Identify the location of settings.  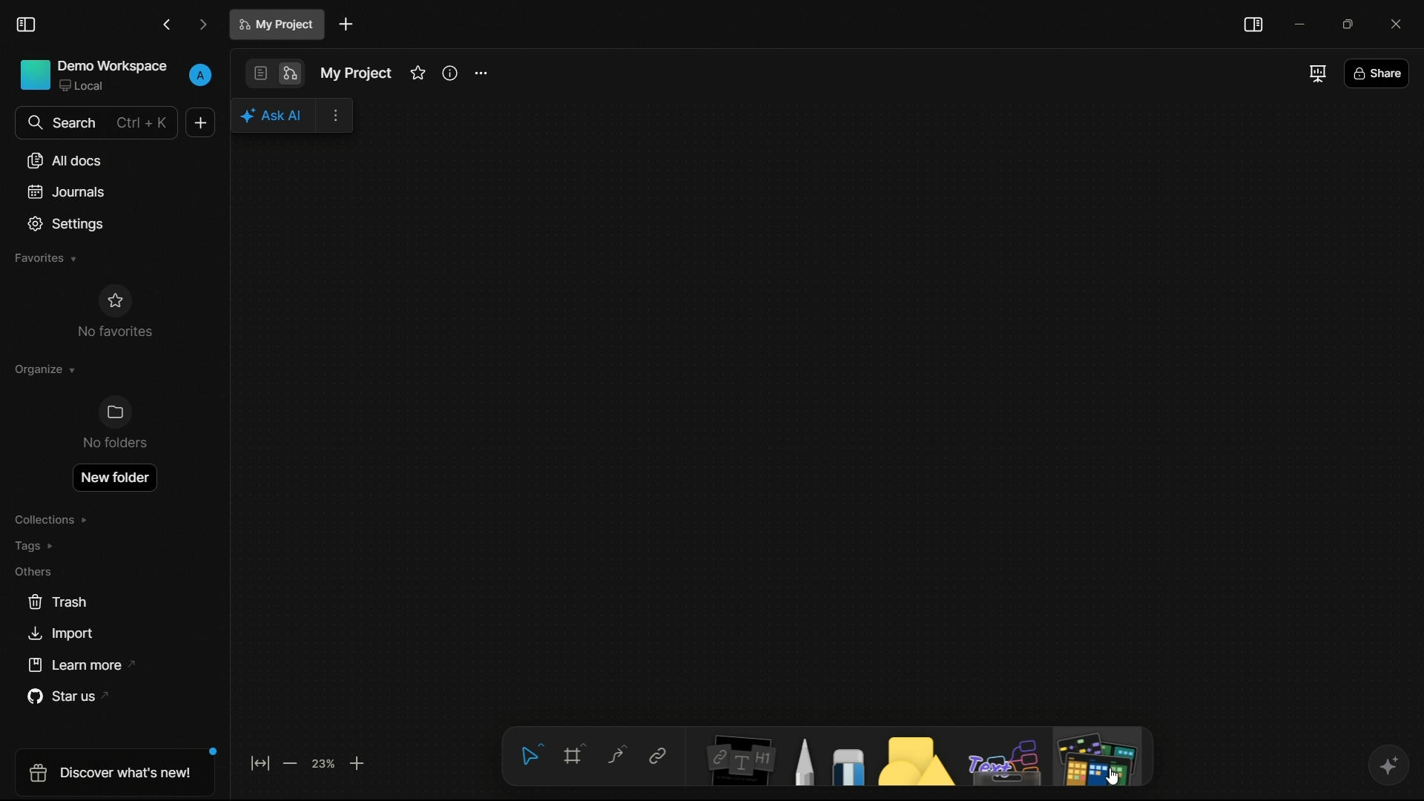
(480, 74).